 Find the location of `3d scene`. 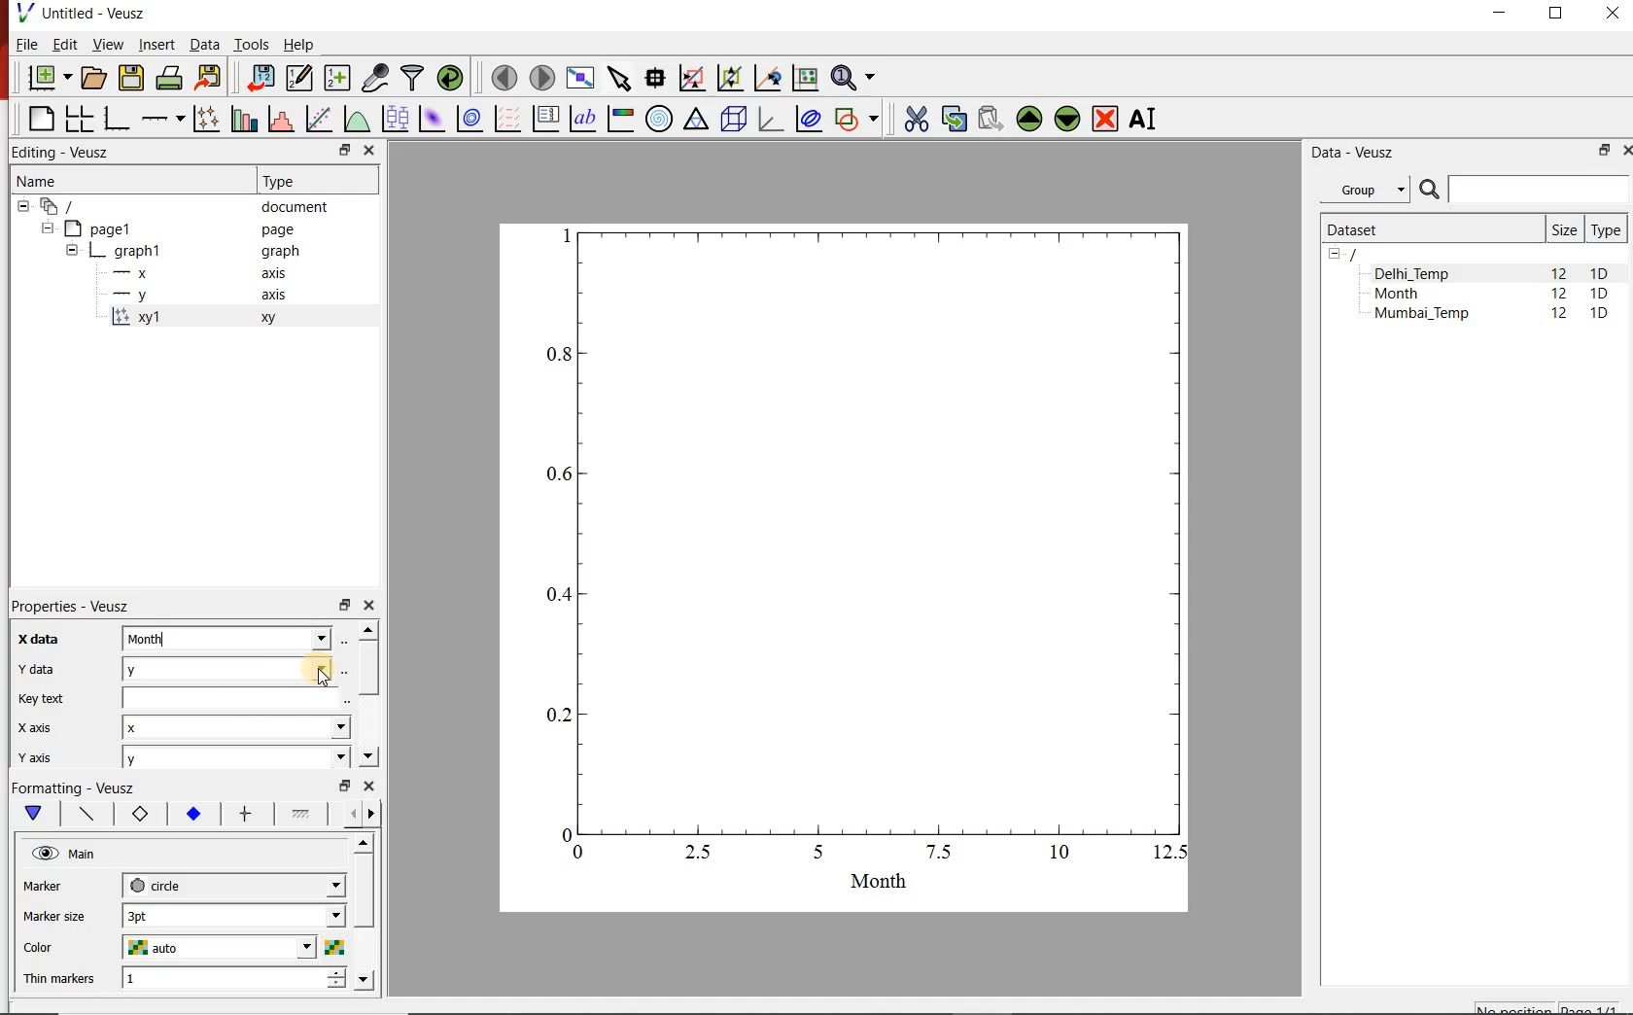

3d scene is located at coordinates (732, 120).